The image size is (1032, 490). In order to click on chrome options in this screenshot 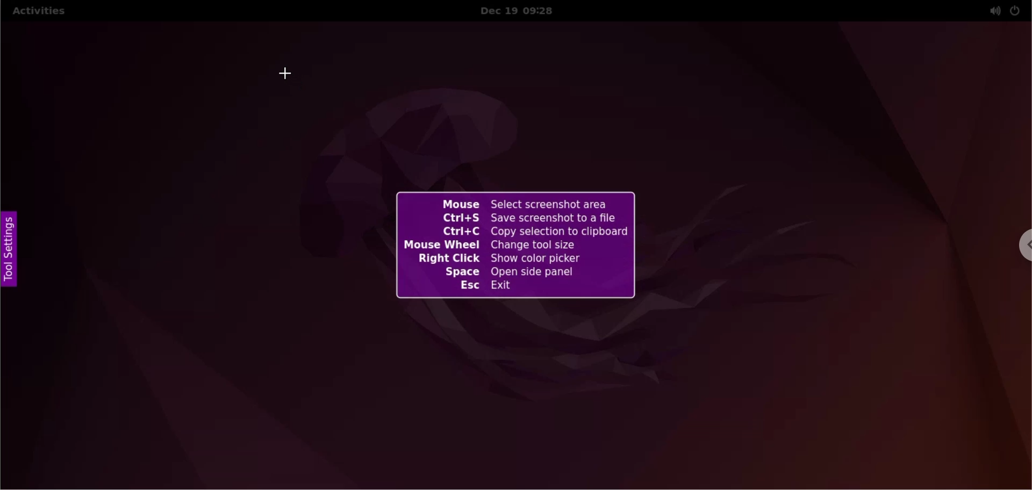, I will do `click(1020, 246)`.